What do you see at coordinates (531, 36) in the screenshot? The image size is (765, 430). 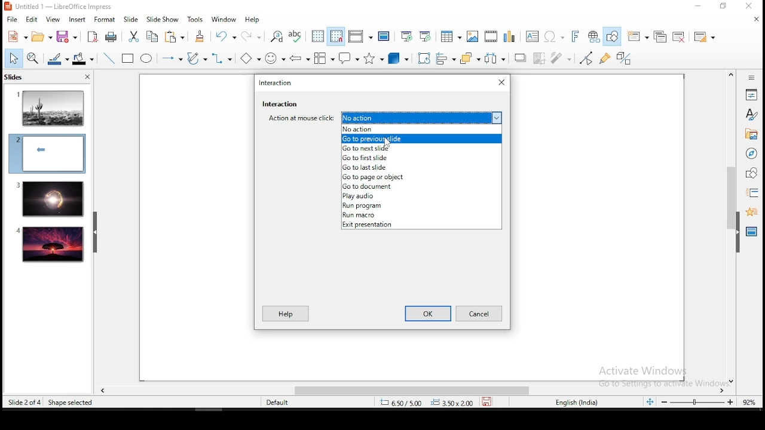 I see `text box` at bounding box center [531, 36].